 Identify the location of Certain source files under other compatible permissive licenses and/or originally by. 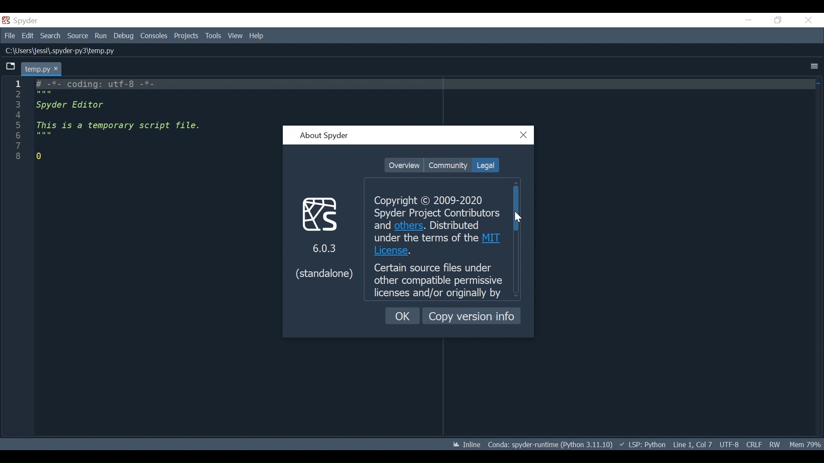
(439, 280).